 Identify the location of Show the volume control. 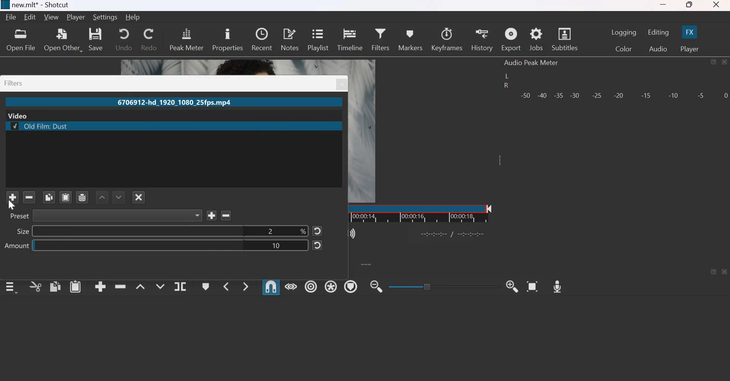
(349, 234).